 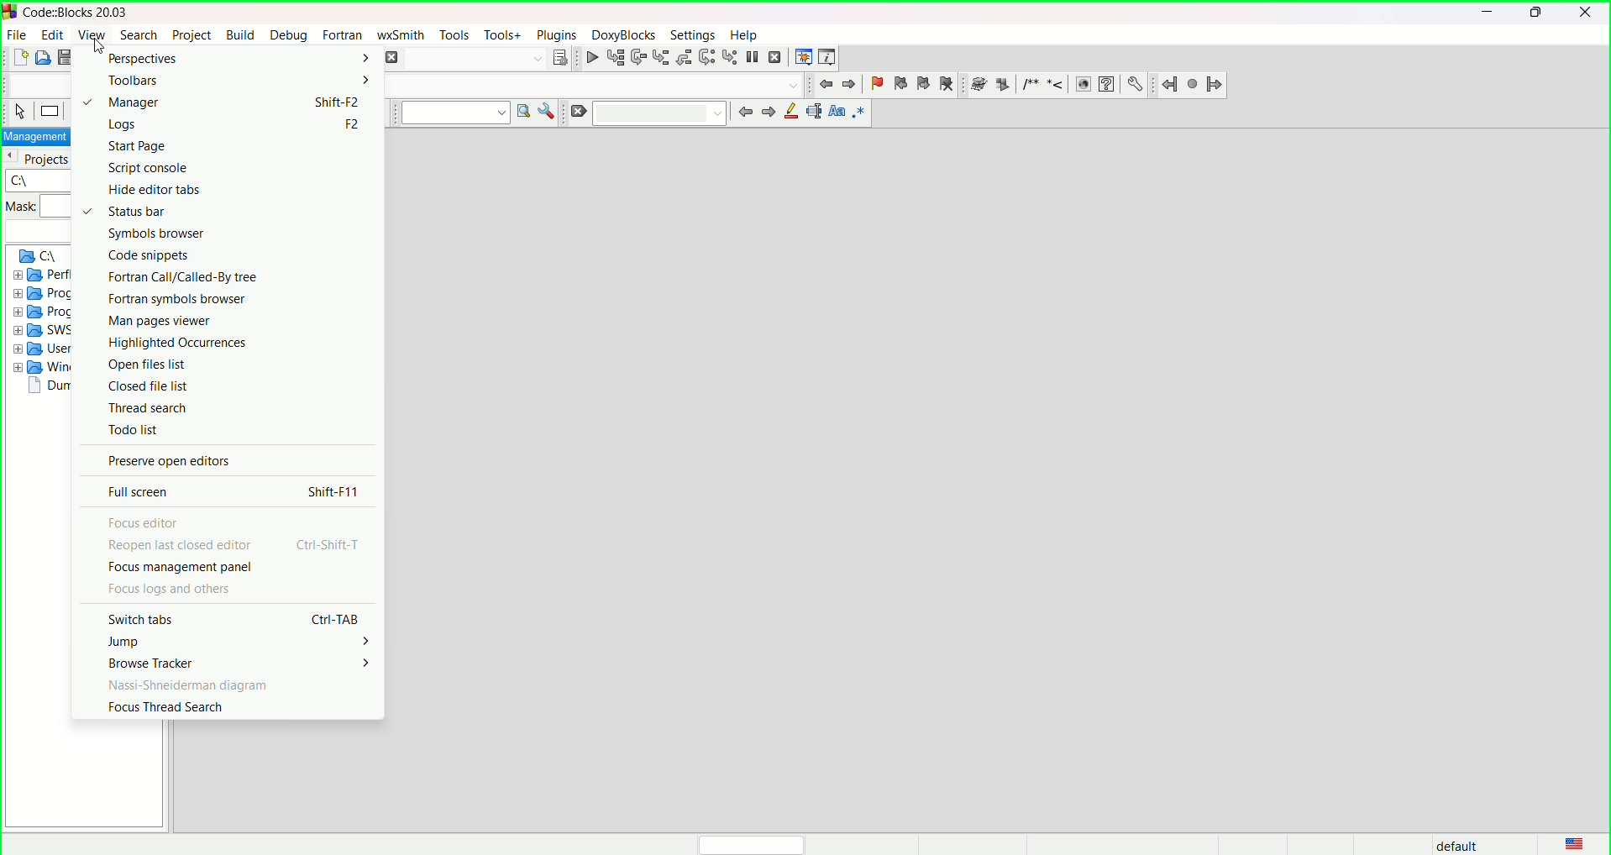 I want to click on debug, so click(x=290, y=34).